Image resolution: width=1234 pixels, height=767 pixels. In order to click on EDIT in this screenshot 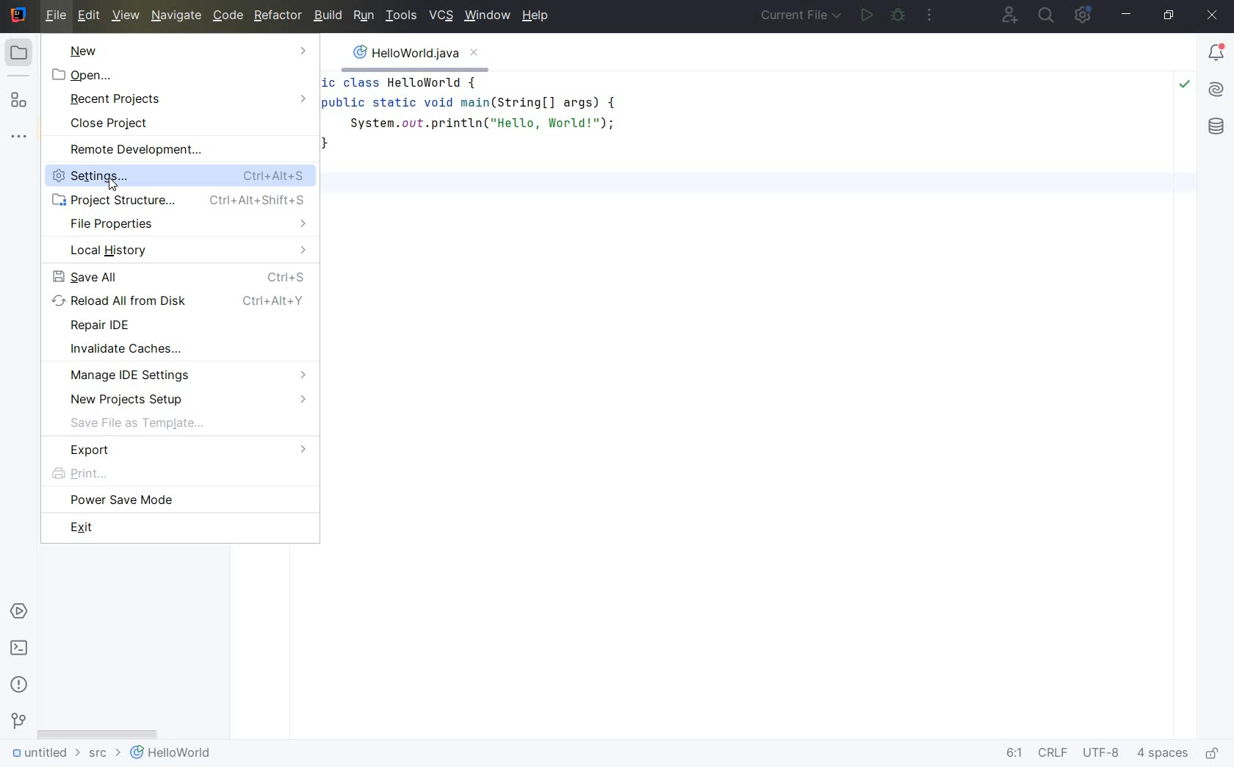, I will do `click(91, 17)`.